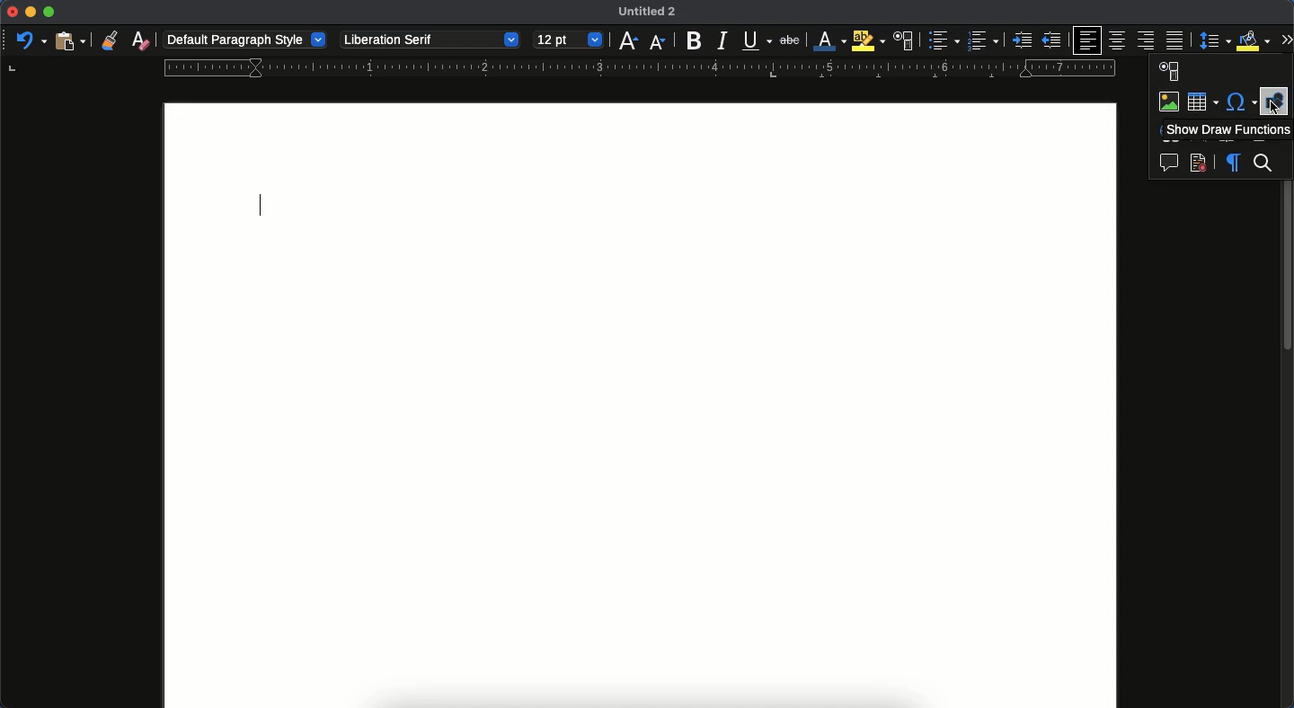 The image size is (1294, 708). I want to click on Liberation serif - font style, so click(428, 40).